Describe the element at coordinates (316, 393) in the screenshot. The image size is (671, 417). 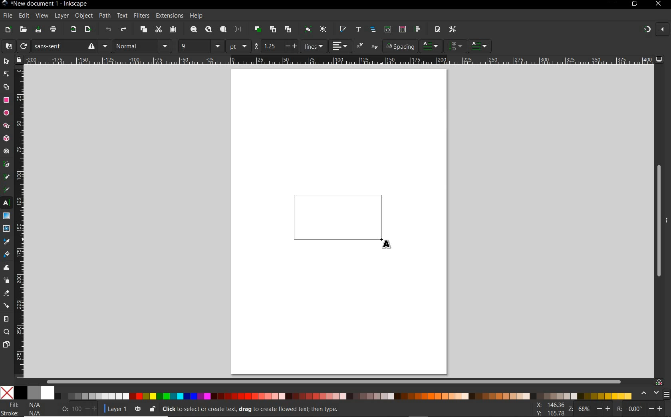
I see `color modes` at that location.